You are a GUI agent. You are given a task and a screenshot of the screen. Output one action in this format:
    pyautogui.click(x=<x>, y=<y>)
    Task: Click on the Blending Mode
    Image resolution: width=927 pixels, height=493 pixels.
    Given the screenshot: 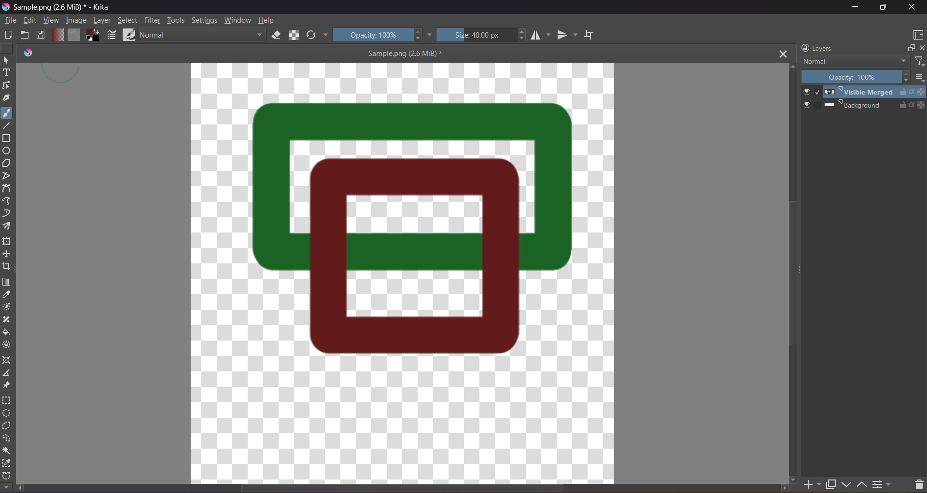 What is the action you would take?
    pyautogui.click(x=854, y=61)
    